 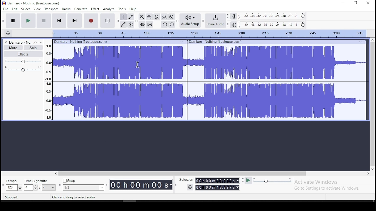 What do you see at coordinates (123, 17) in the screenshot?
I see `selection tool` at bounding box center [123, 17].